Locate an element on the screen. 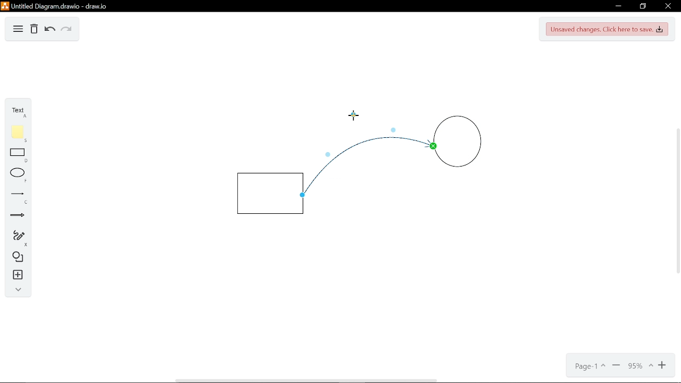 This screenshot has width=681, height=383. Rectangle is located at coordinates (15, 155).